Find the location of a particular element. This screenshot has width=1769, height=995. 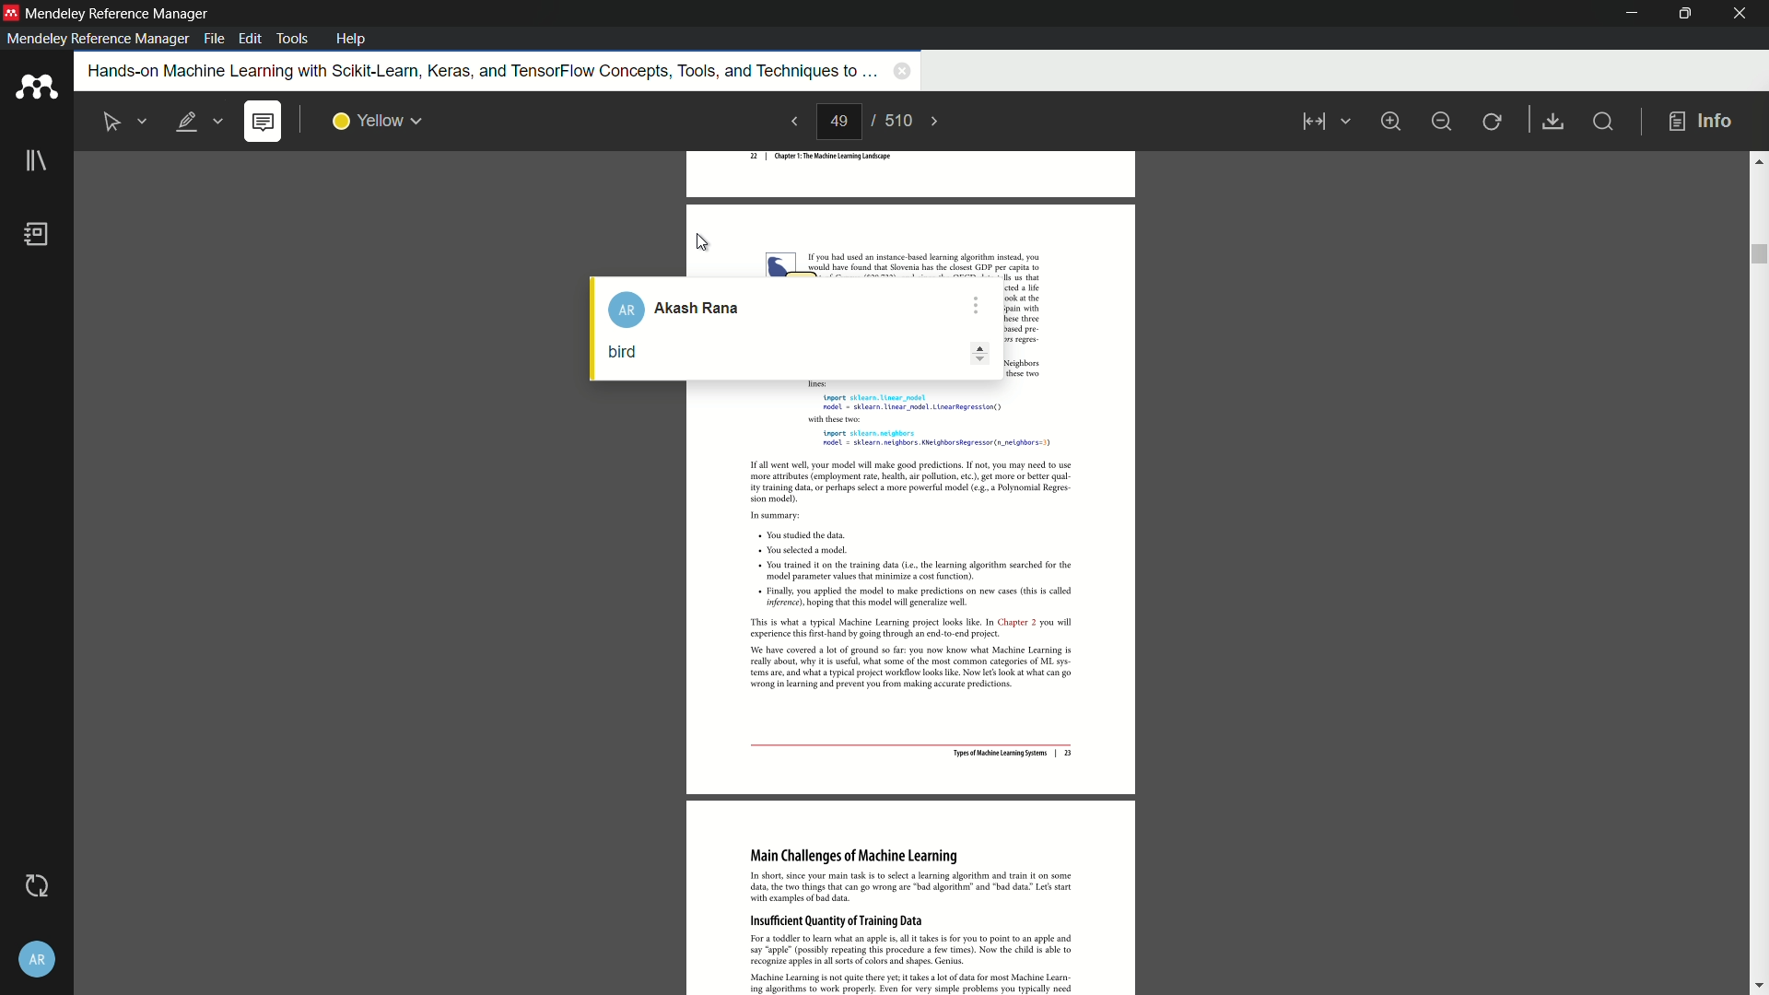

find is located at coordinates (1608, 123).